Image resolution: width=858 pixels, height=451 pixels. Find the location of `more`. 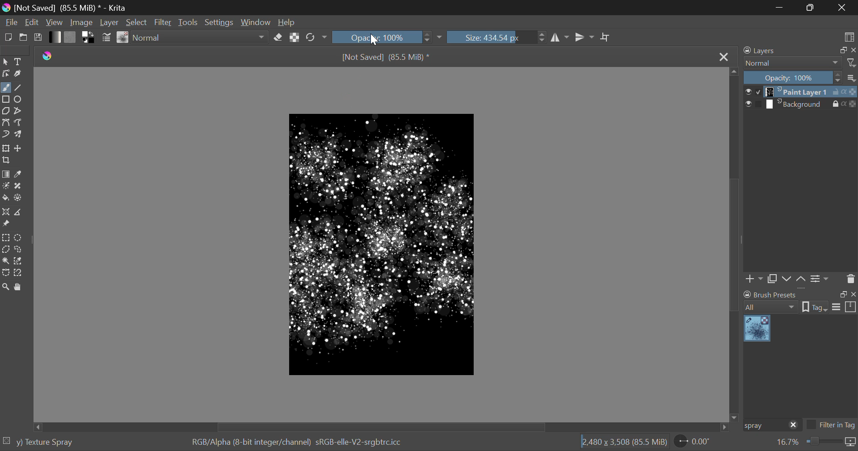

more is located at coordinates (852, 77).